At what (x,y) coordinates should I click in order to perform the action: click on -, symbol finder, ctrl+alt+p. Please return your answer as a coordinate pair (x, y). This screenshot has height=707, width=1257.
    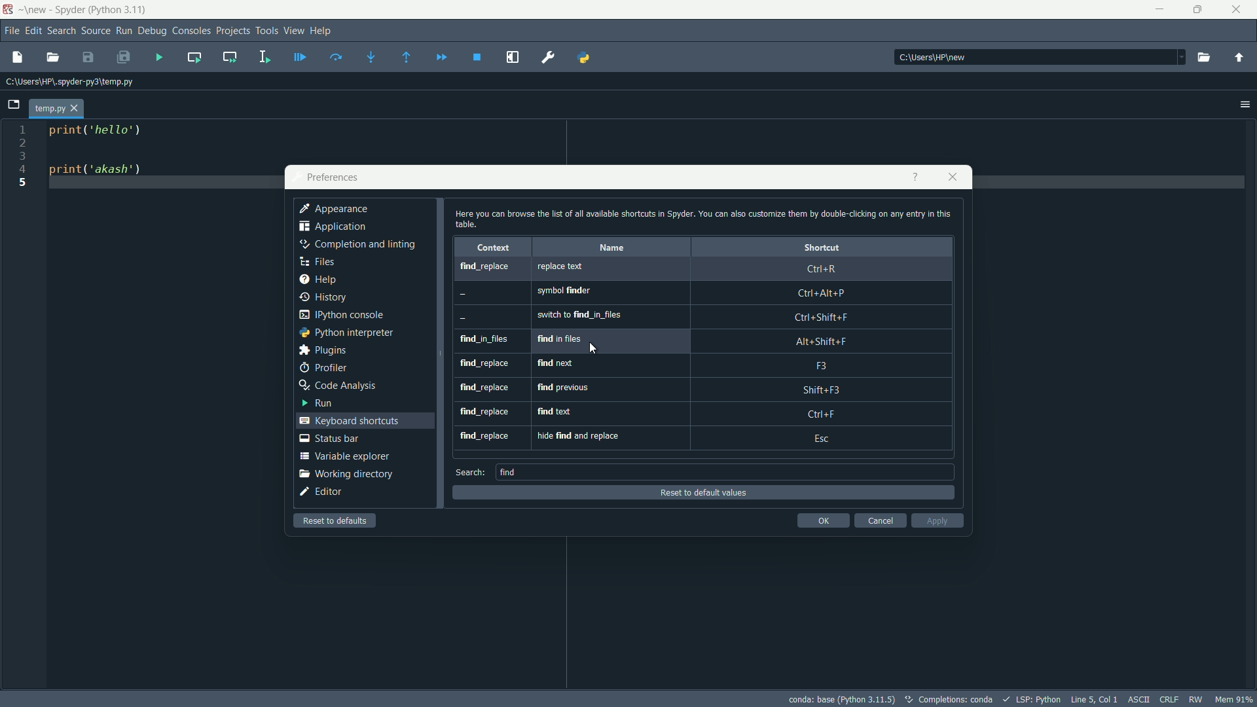
    Looking at the image, I should click on (699, 293).